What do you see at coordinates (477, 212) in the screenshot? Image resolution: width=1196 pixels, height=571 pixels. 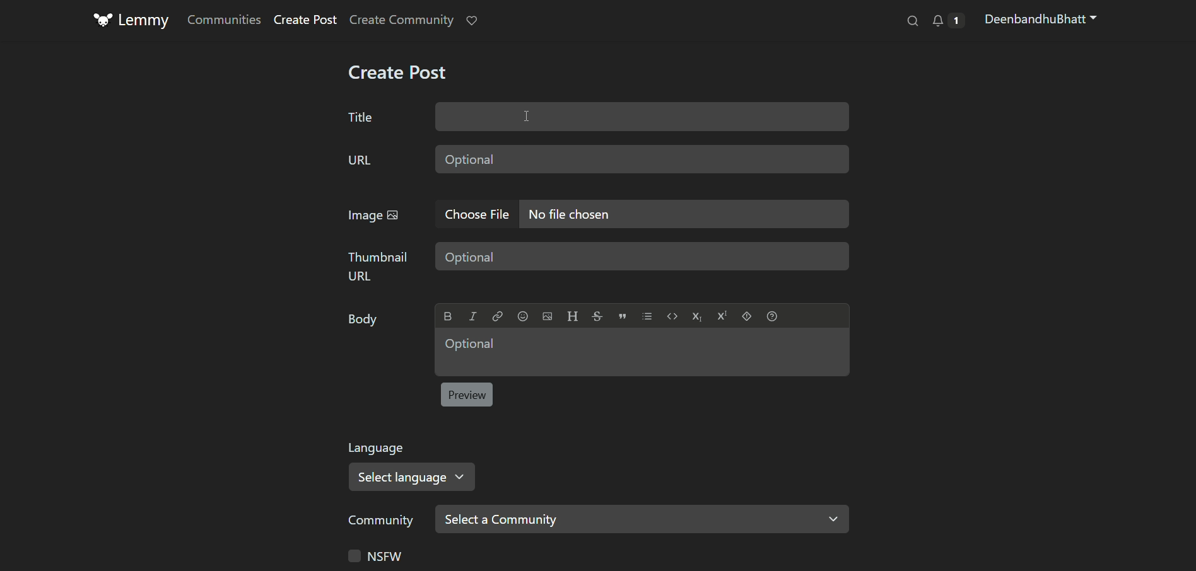 I see `choose file` at bounding box center [477, 212].